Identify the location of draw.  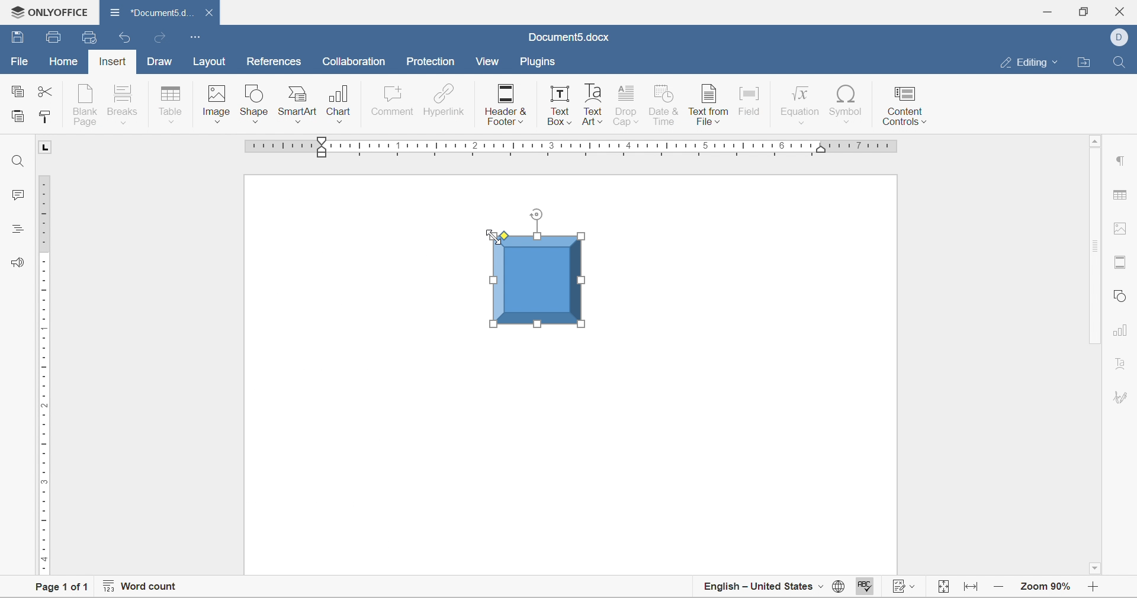
(160, 60).